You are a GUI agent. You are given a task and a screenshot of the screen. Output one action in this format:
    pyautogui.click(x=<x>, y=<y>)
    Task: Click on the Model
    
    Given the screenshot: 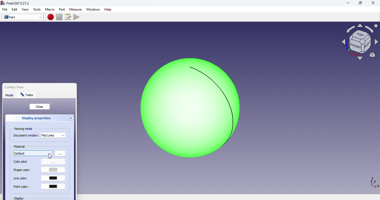 What is the action you would take?
    pyautogui.click(x=10, y=96)
    